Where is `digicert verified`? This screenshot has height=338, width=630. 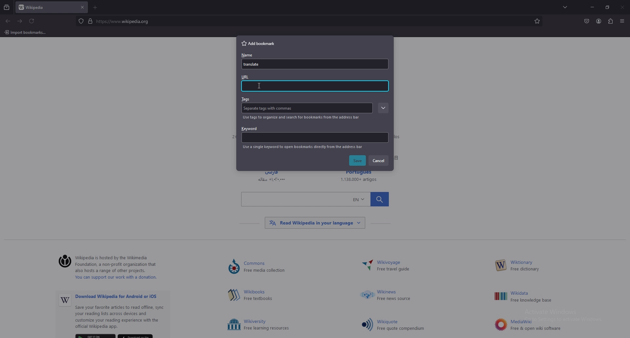 digicert verified is located at coordinates (91, 21).